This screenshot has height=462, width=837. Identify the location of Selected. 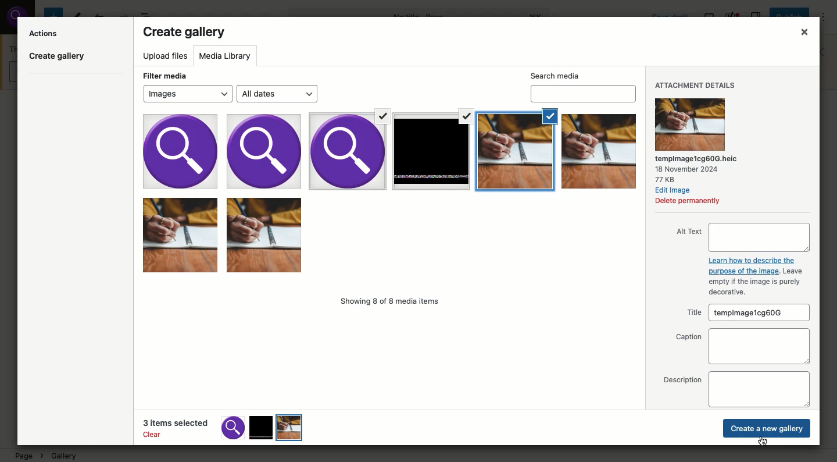
(392, 153).